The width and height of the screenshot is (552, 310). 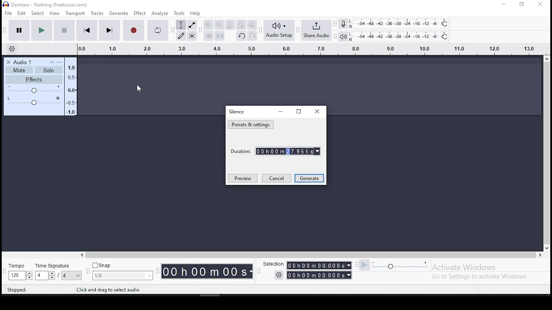 What do you see at coordinates (140, 13) in the screenshot?
I see `effect` at bounding box center [140, 13].